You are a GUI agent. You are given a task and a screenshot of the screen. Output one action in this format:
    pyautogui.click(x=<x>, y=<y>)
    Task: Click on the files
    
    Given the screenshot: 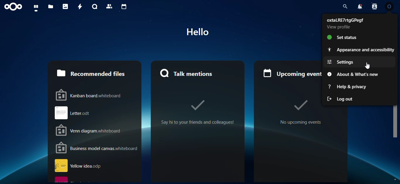 What is the action you would take?
    pyautogui.click(x=49, y=7)
    